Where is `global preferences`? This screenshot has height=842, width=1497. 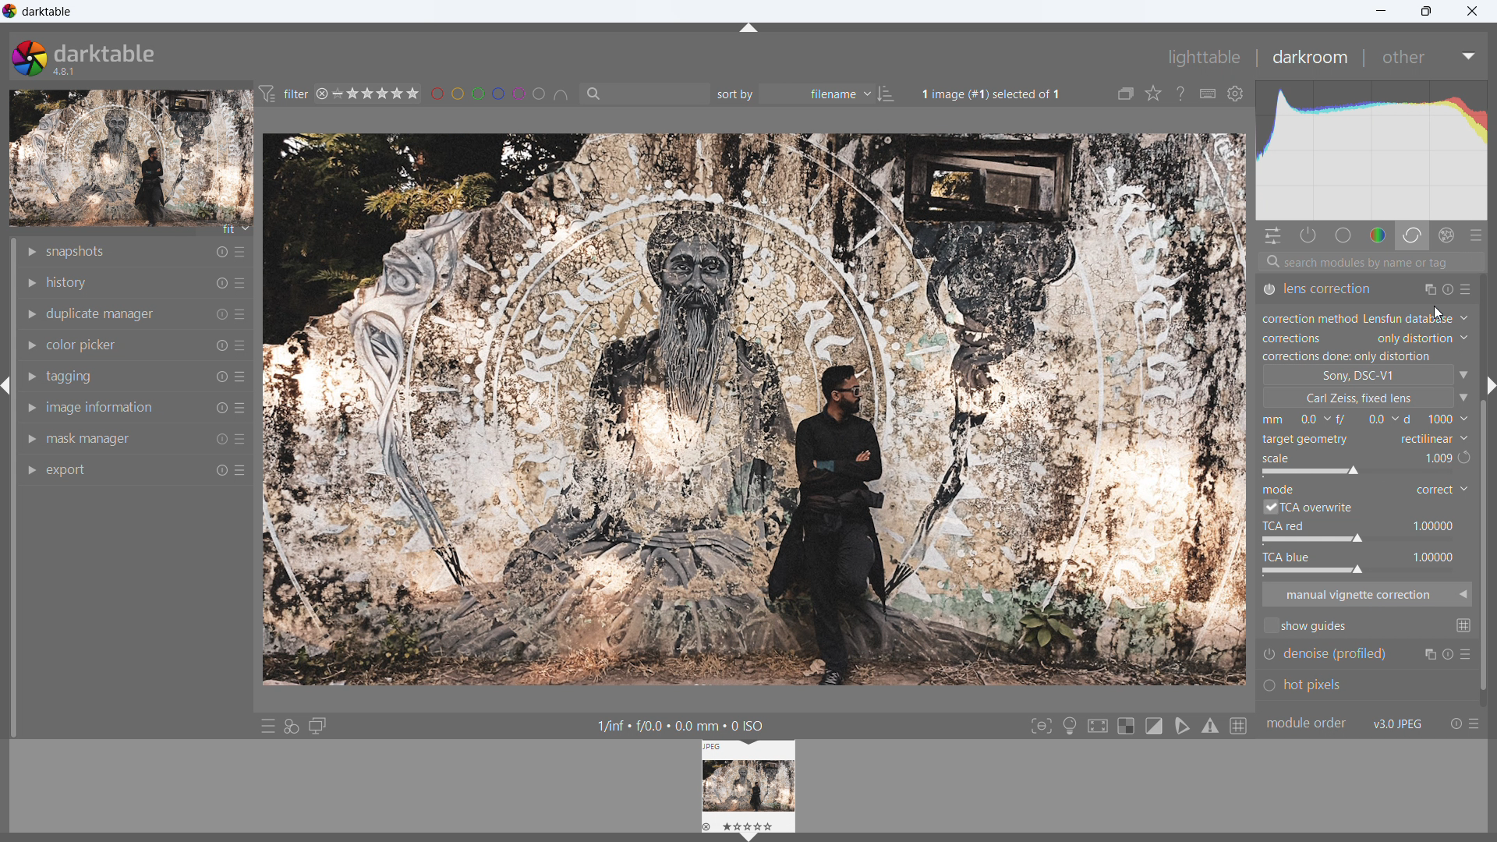 global preferences is located at coordinates (1236, 94).